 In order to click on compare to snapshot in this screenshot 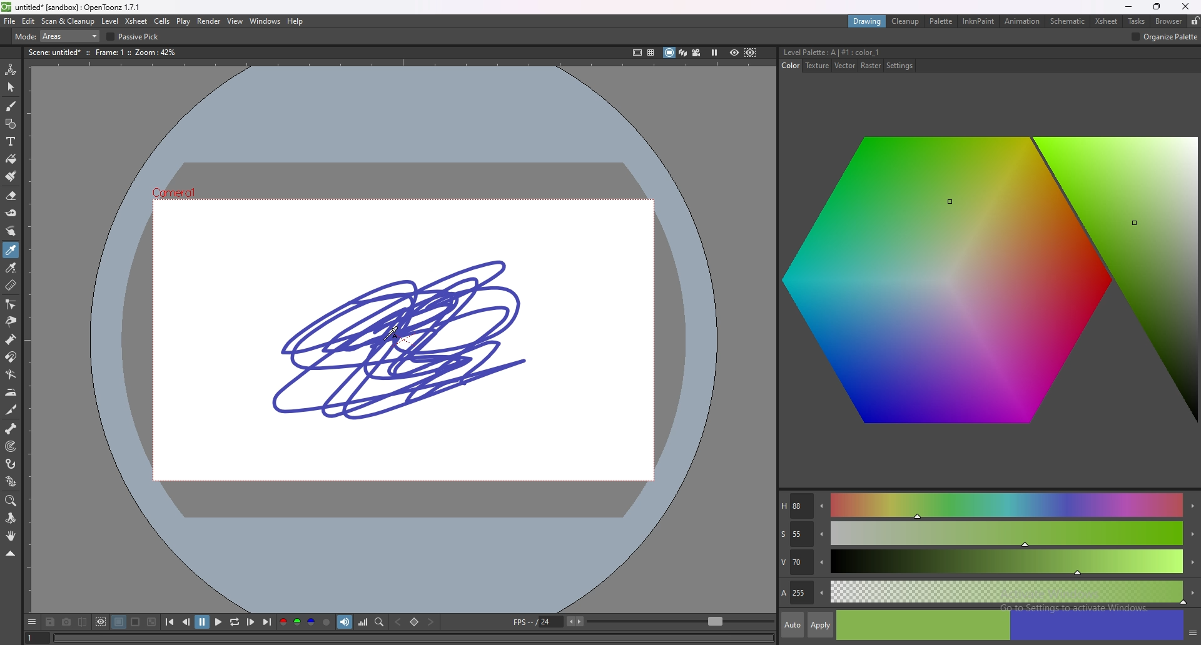, I will do `click(81, 622)`.